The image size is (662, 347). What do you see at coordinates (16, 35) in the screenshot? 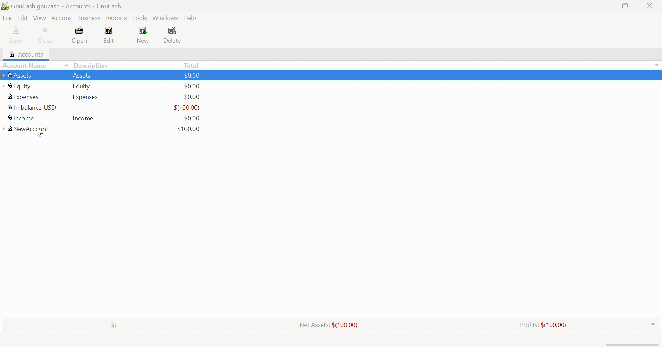
I see `Save` at bounding box center [16, 35].